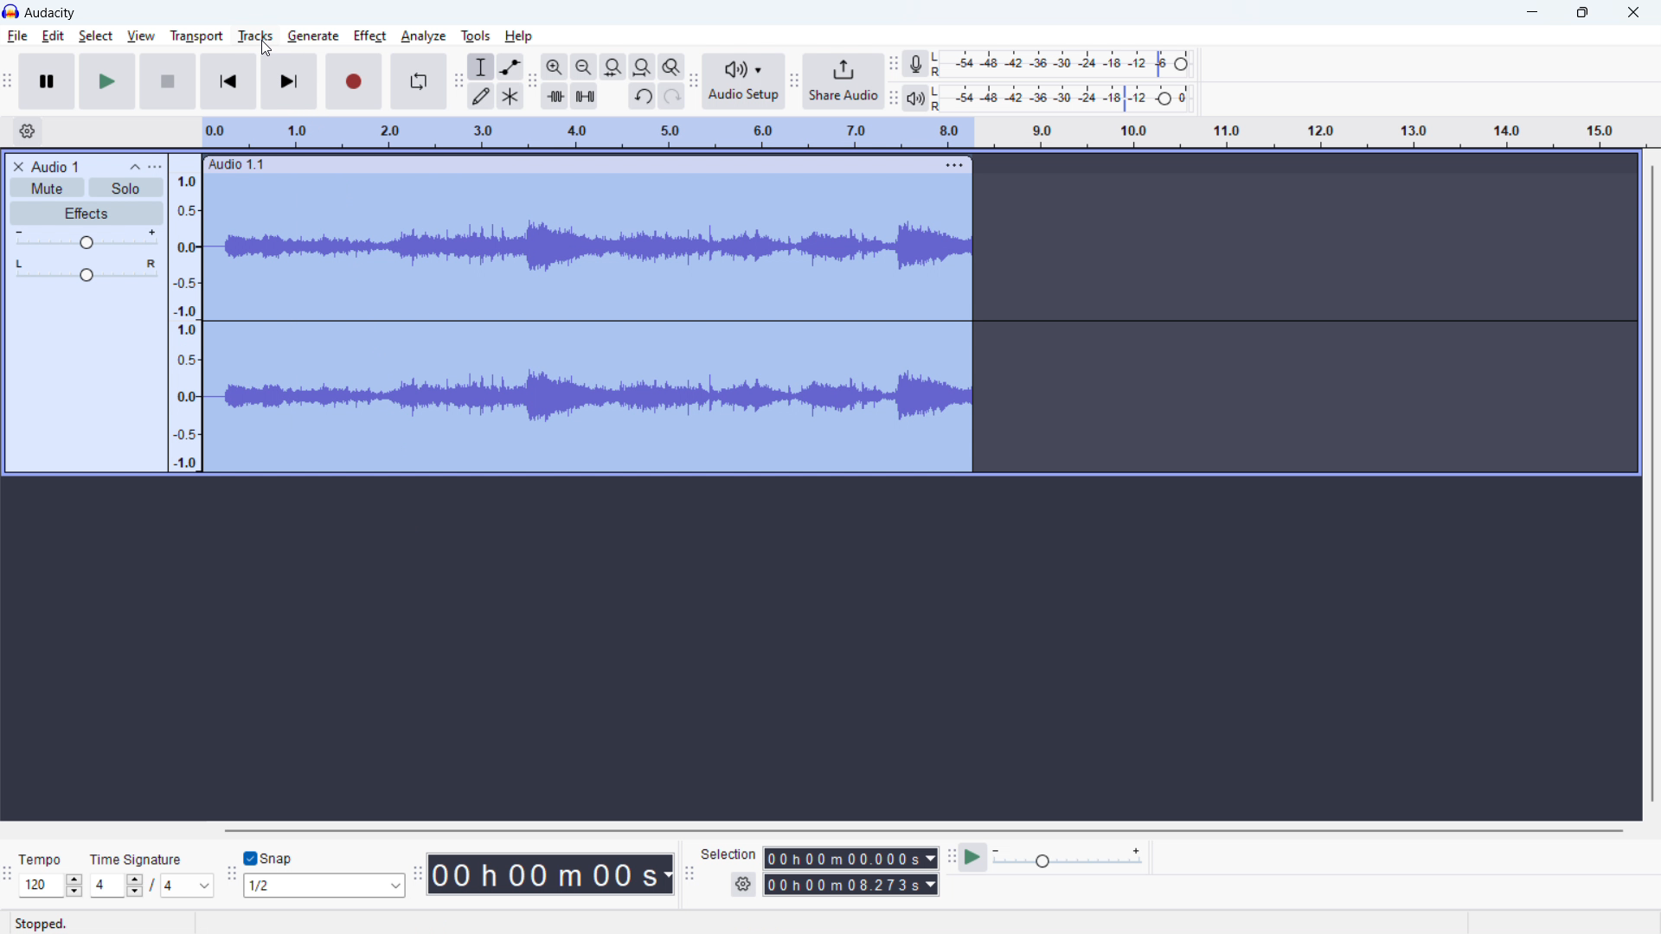  What do you see at coordinates (922, 829) in the screenshot?
I see `horizontal scrollbar` at bounding box center [922, 829].